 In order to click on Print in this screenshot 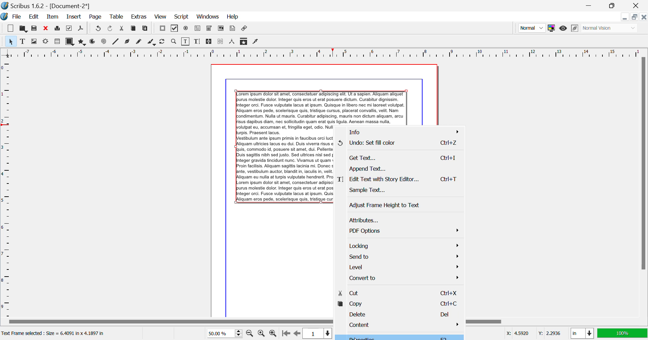, I will do `click(58, 28)`.